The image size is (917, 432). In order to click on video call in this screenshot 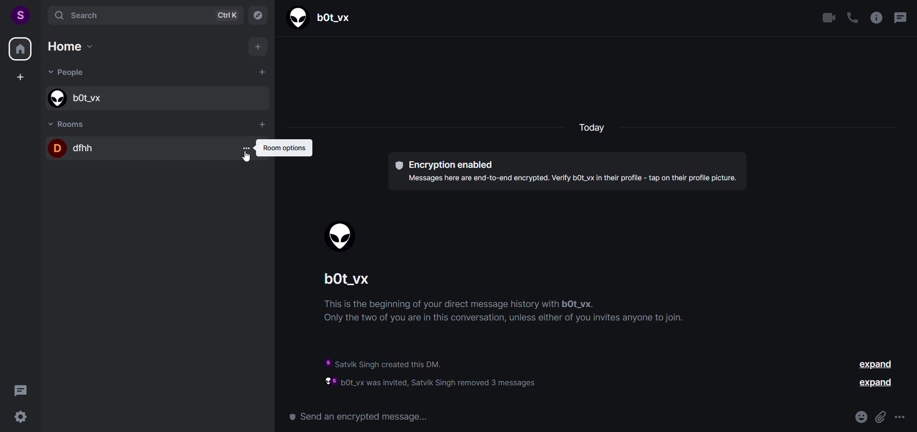, I will do `click(829, 18)`.